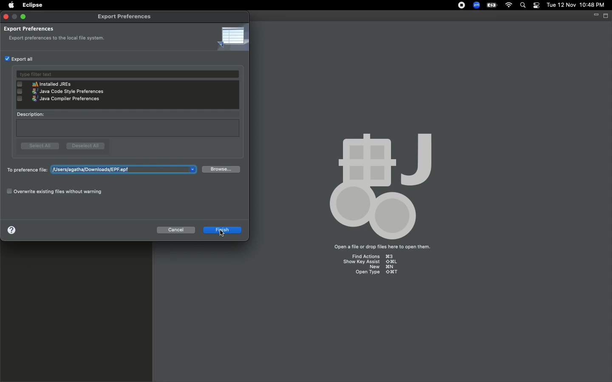  I want to click on open type , so click(380, 272).